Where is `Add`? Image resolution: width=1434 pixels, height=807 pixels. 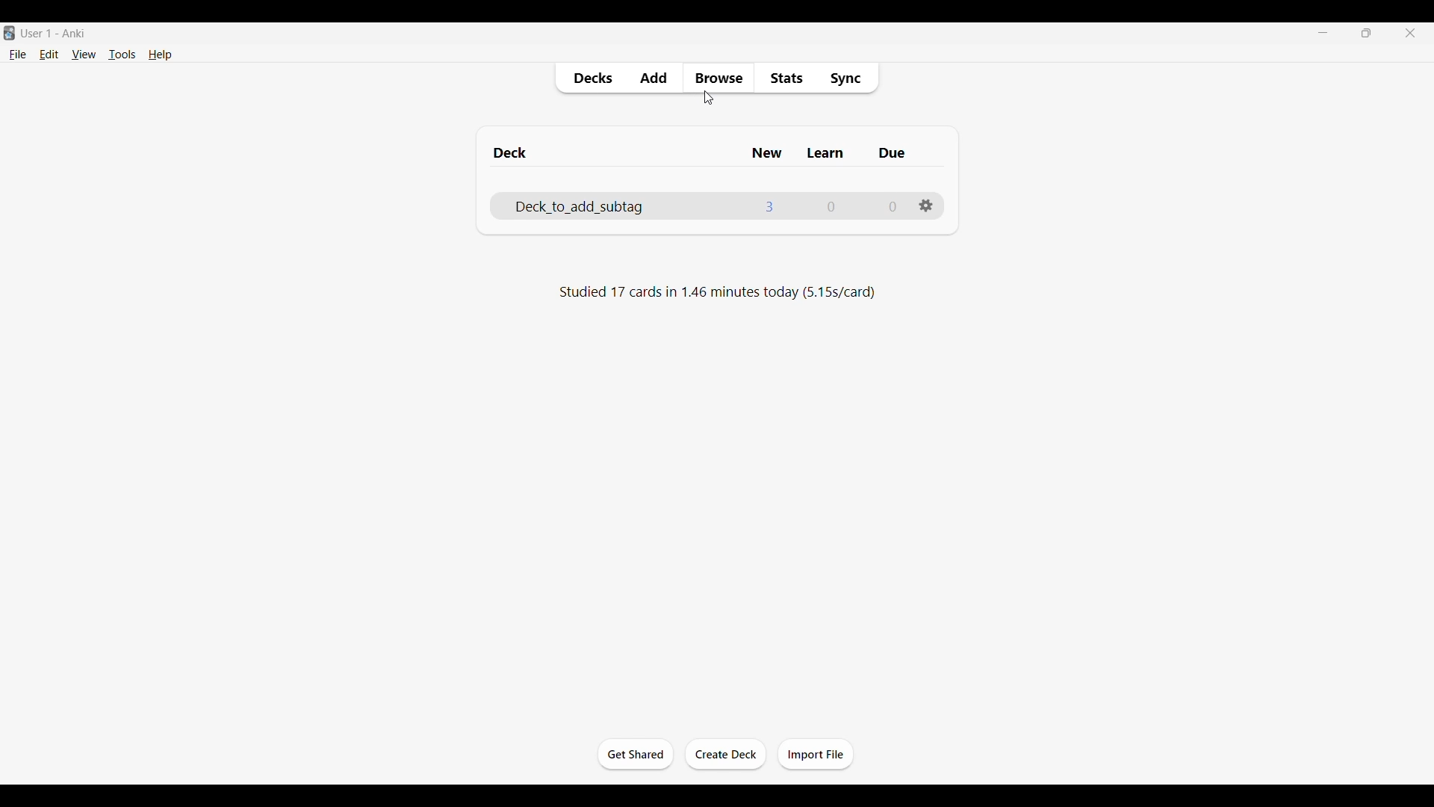
Add is located at coordinates (653, 78).